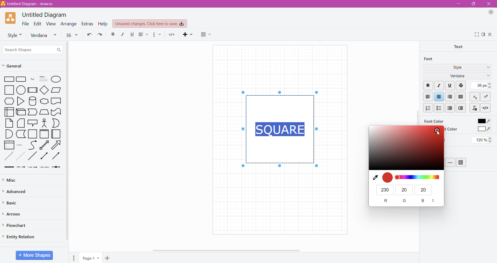  What do you see at coordinates (374, 177) in the screenshot?
I see `dropper` at bounding box center [374, 177].